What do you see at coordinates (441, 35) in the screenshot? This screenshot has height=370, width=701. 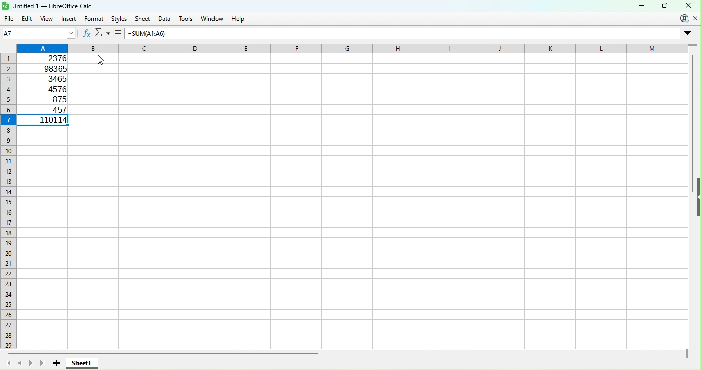 I see `formula bar` at bounding box center [441, 35].